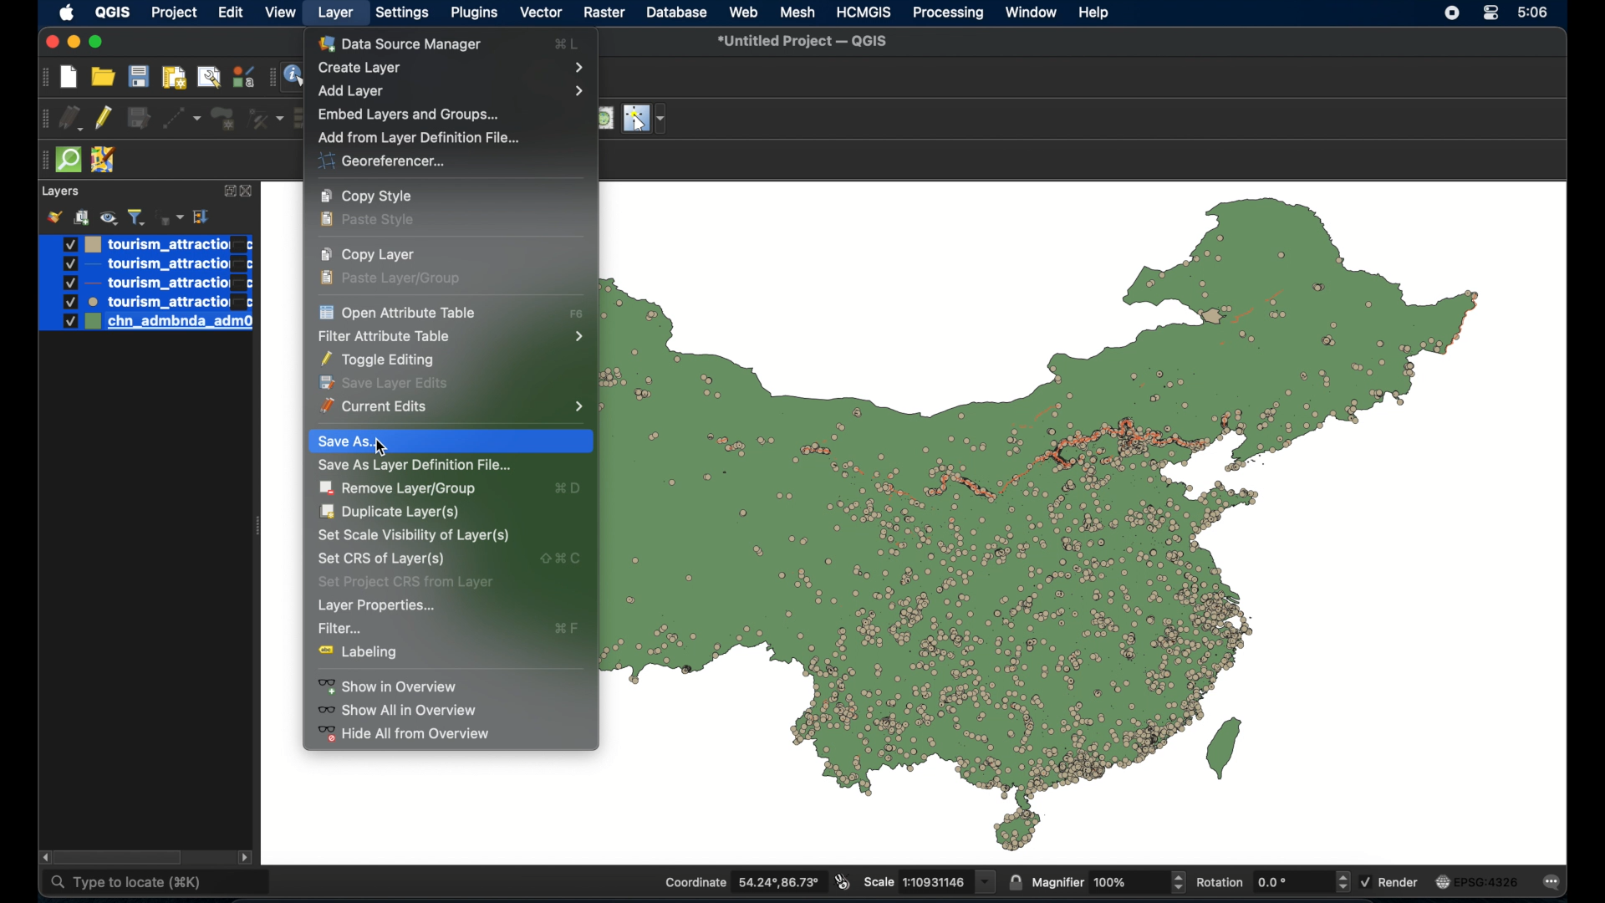 The width and height of the screenshot is (1605, 903). I want to click on style manager, so click(242, 75).